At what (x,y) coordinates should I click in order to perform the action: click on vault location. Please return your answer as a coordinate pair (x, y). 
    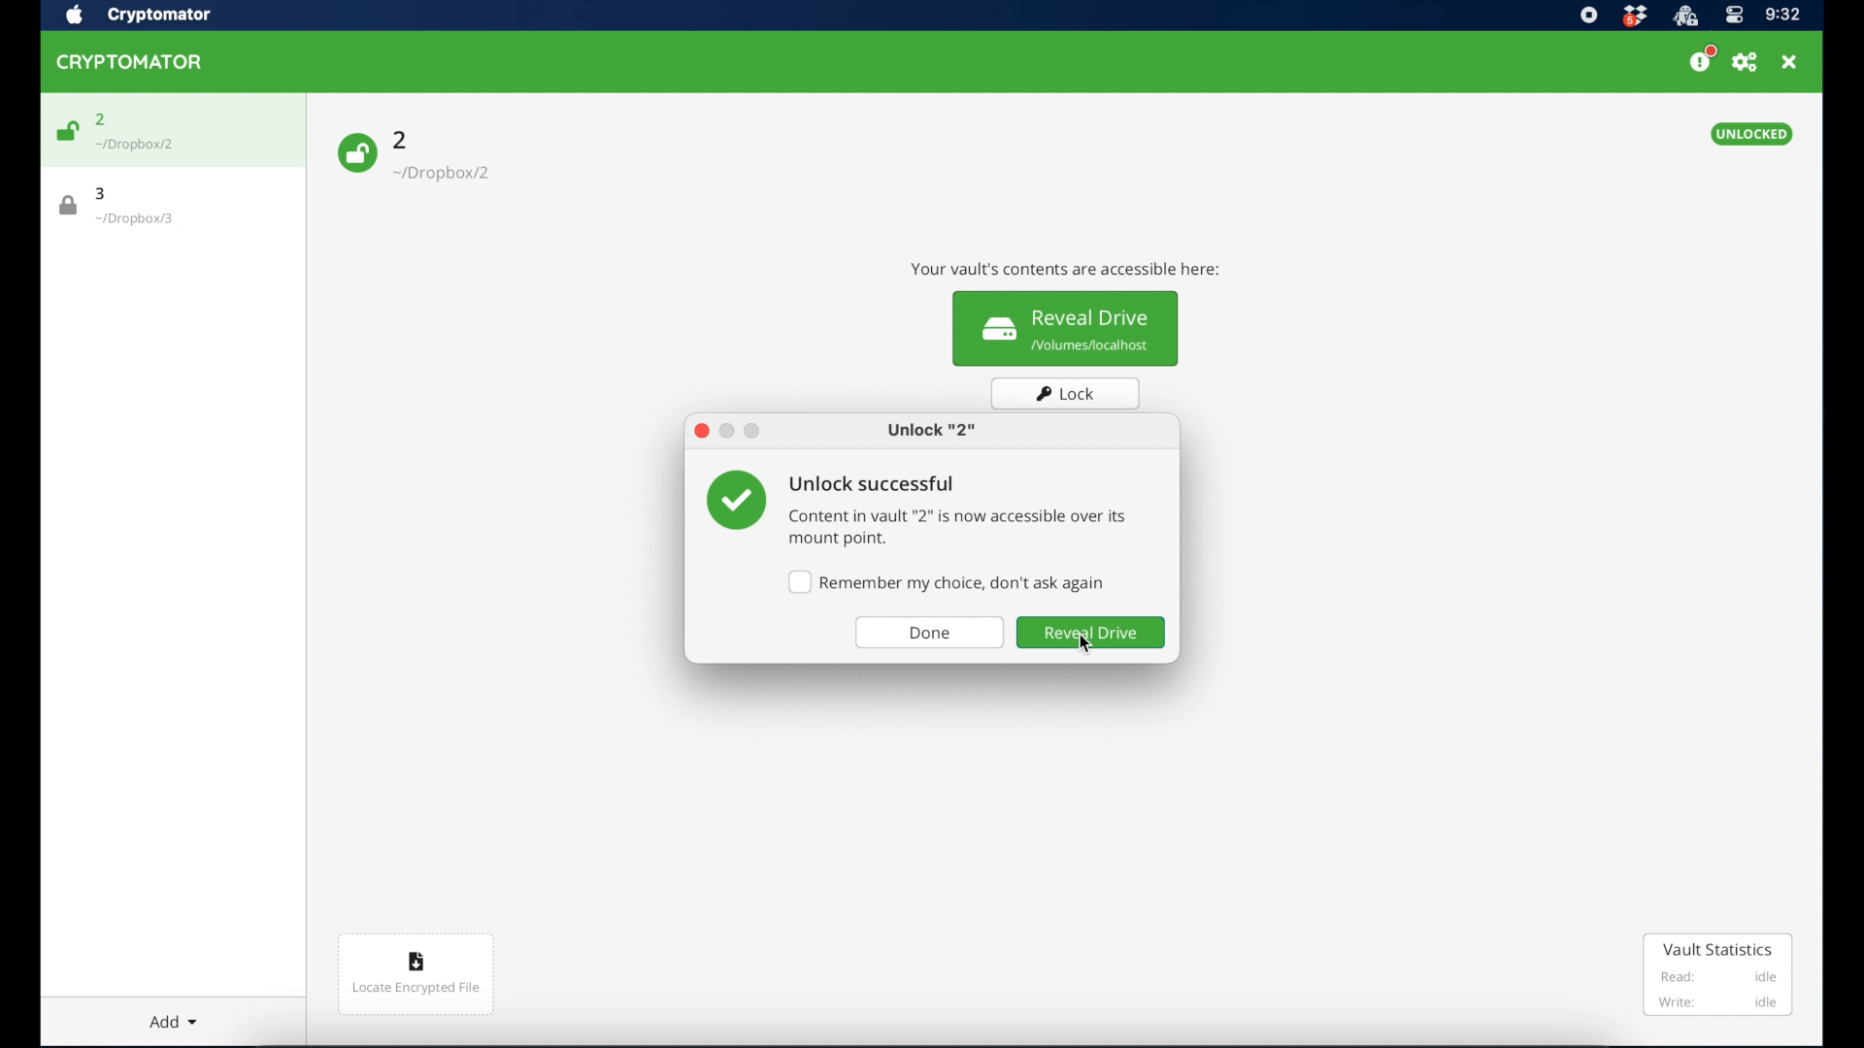
    Looking at the image, I should click on (143, 146).